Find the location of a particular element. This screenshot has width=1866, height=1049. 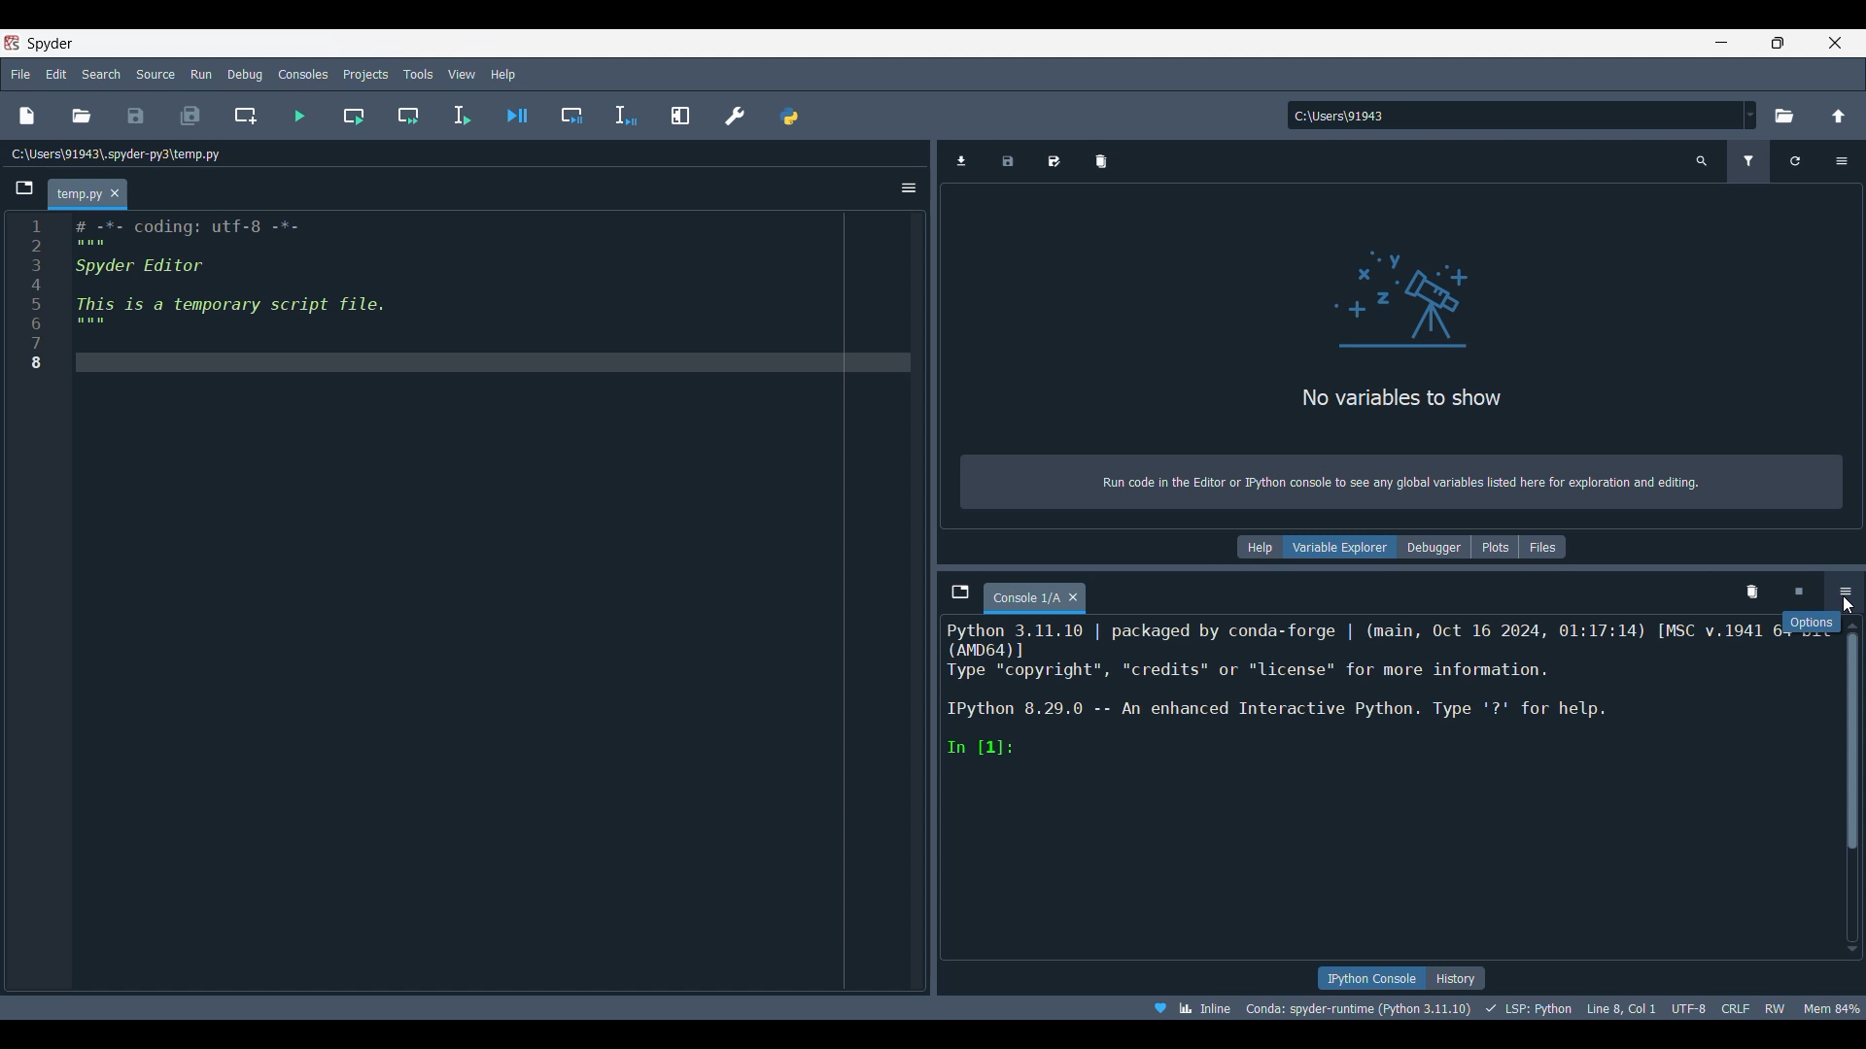

Debug selection or current line is located at coordinates (626, 116).